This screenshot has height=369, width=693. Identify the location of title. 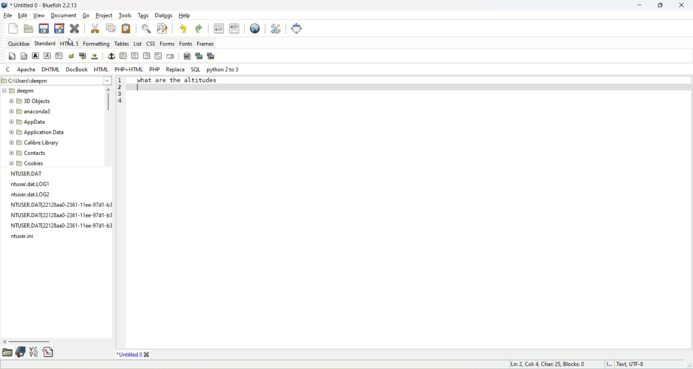
(44, 5).